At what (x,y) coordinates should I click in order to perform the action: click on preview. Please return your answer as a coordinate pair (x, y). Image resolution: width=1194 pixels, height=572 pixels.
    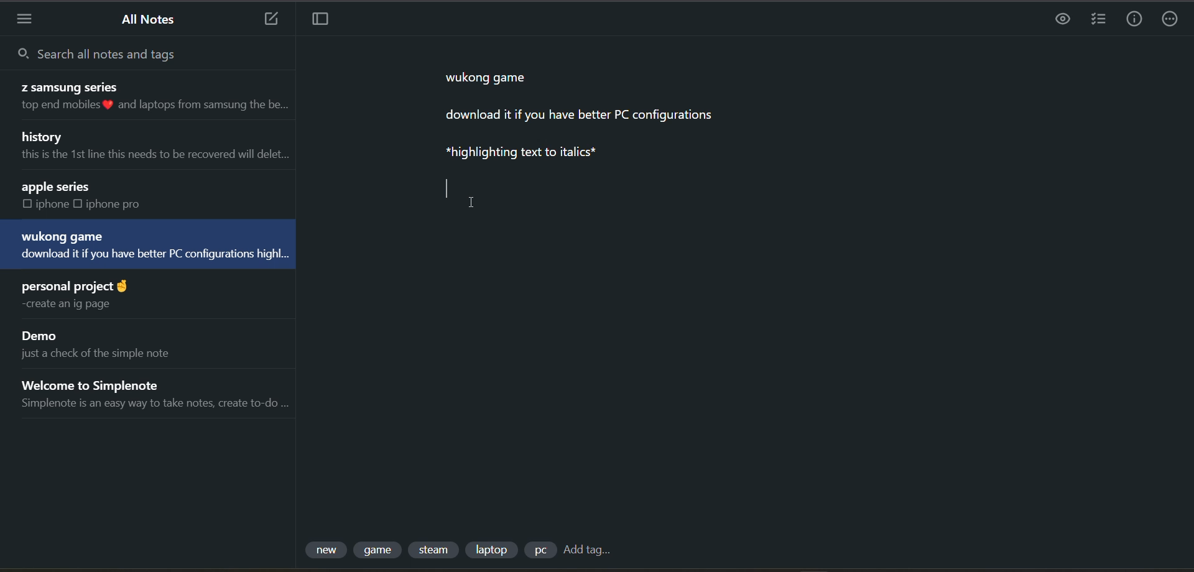
    Looking at the image, I should click on (1058, 21).